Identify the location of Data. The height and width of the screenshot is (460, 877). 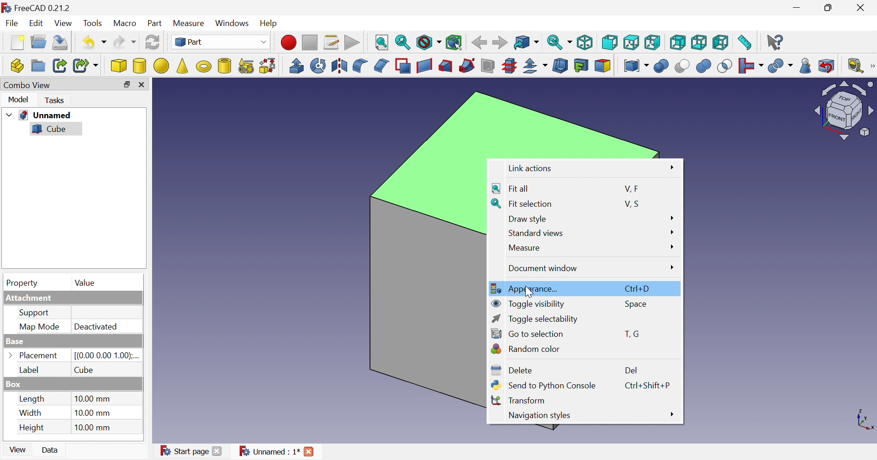
(50, 450).